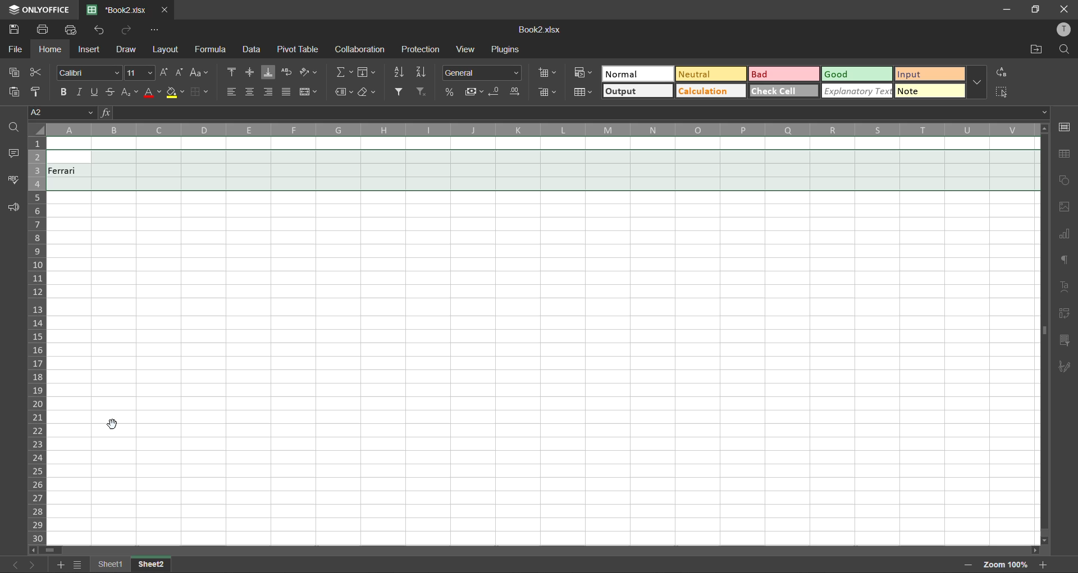 The image size is (1078, 573). I want to click on sheet 13, so click(152, 563).